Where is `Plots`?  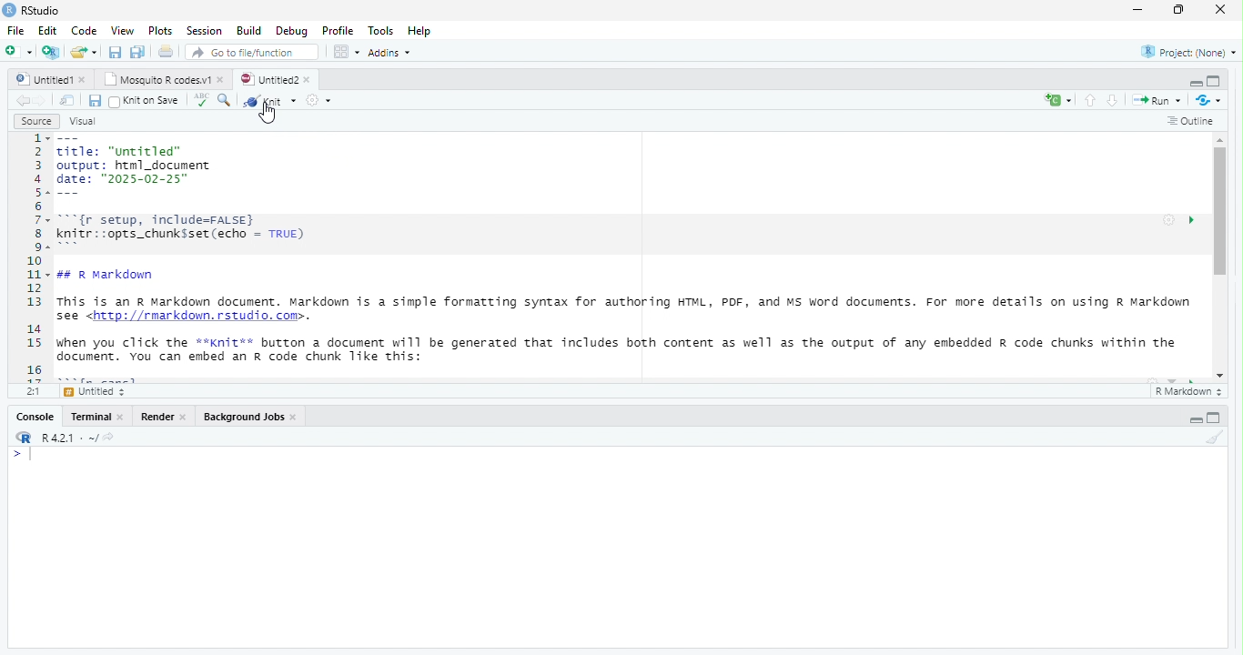
Plots is located at coordinates (162, 32).